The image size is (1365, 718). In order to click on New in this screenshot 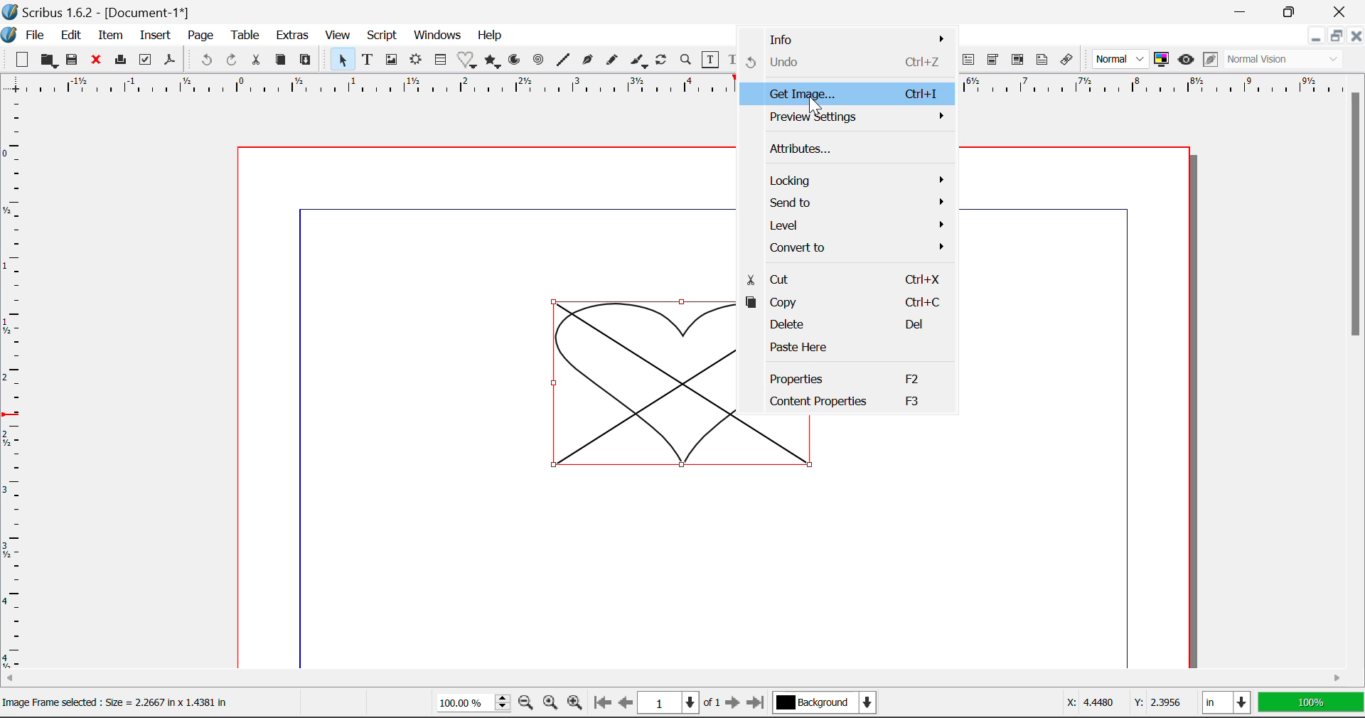, I will do `click(22, 62)`.